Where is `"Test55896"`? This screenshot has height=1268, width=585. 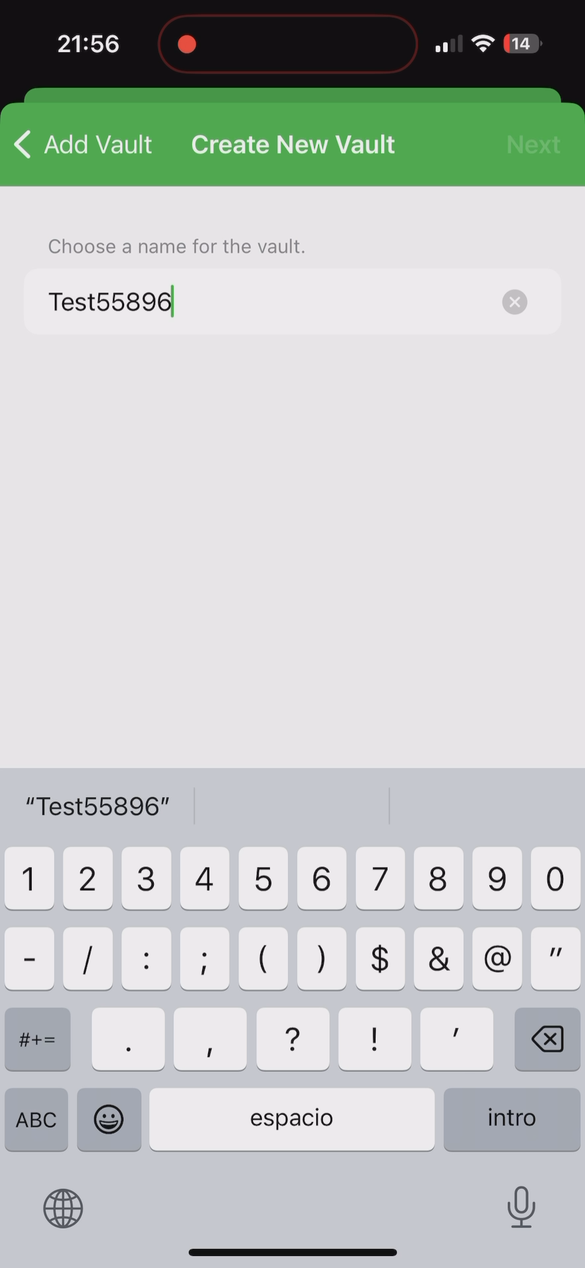
"Test55896" is located at coordinates (100, 808).